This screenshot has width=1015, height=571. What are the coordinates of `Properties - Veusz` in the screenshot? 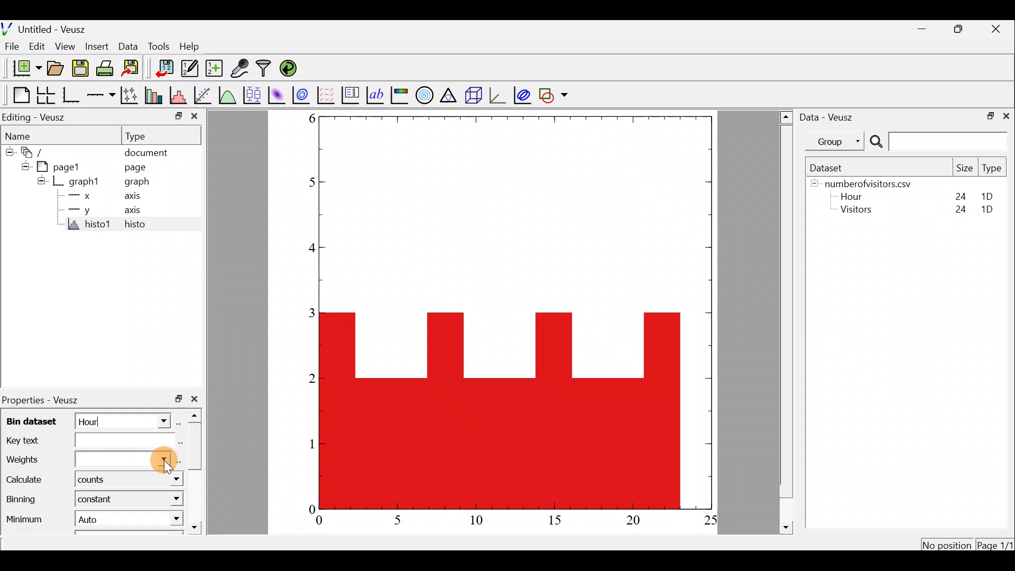 It's located at (42, 401).